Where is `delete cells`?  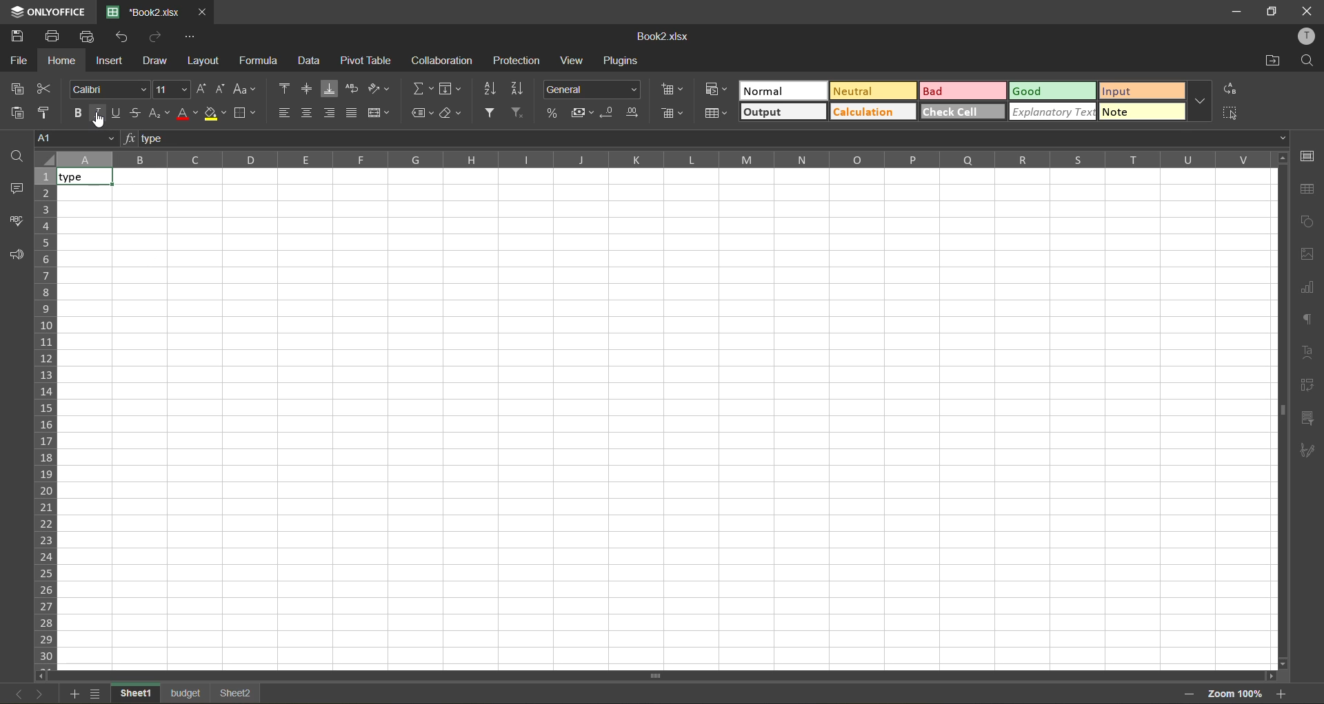
delete cells is located at coordinates (670, 114).